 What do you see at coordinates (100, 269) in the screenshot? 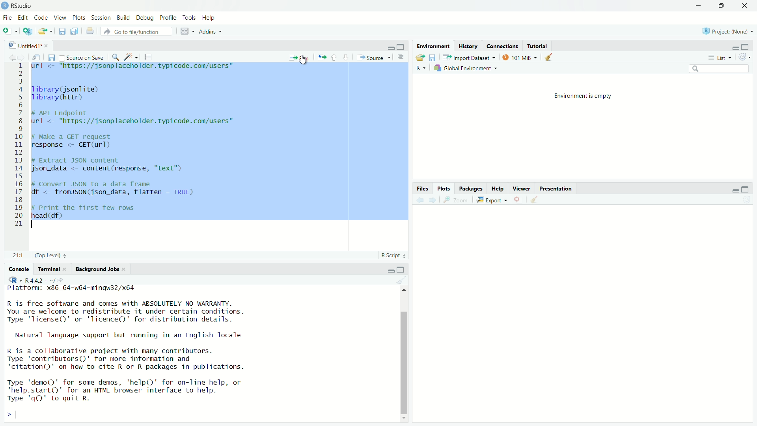
I see `Background Jobs` at bounding box center [100, 269].